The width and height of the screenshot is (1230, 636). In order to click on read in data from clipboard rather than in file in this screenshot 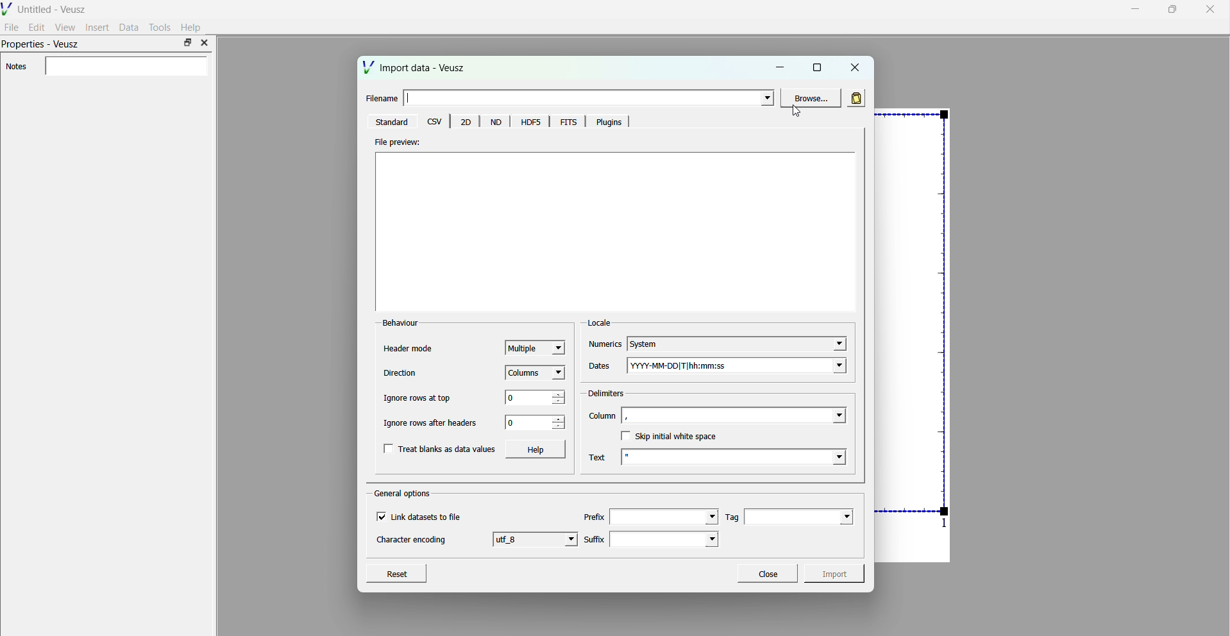, I will do `click(855, 97)`.